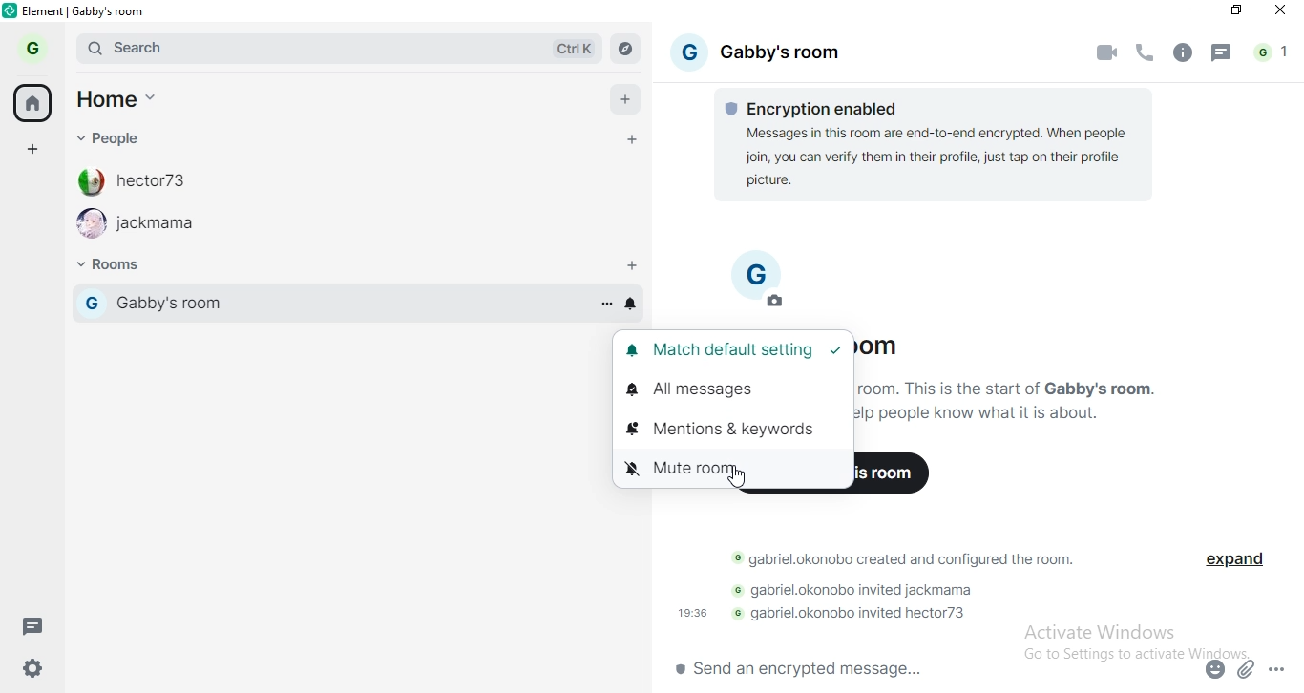  Describe the element at coordinates (161, 183) in the screenshot. I see `hecor73` at that location.